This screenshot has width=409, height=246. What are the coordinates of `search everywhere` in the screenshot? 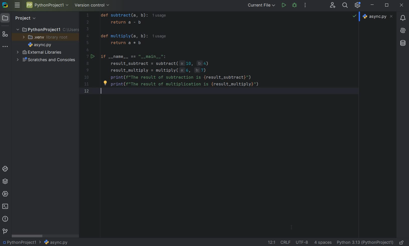 It's located at (344, 6).